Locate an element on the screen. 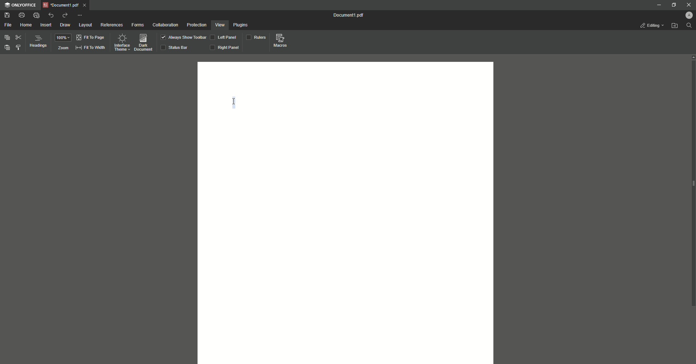 Image resolution: width=696 pixels, height=364 pixels. Forms is located at coordinates (138, 25).